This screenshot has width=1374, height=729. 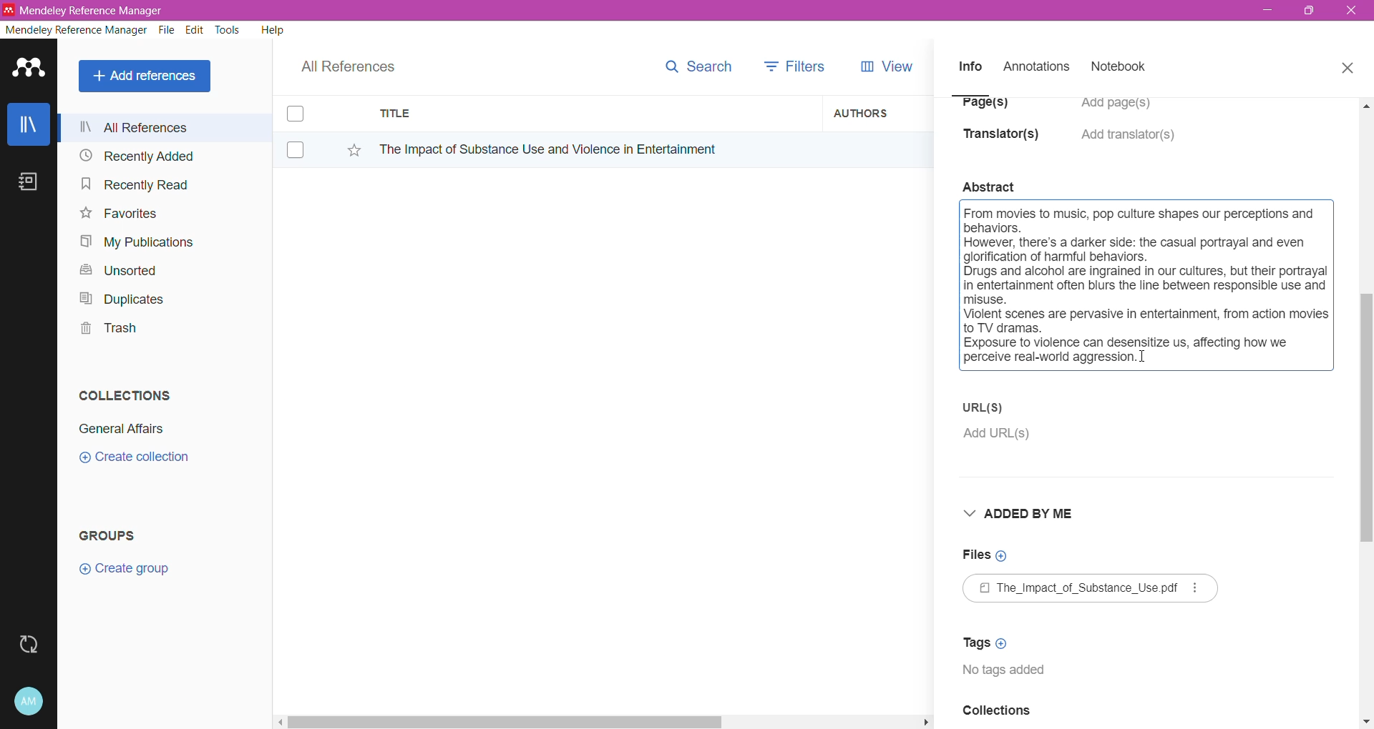 I want to click on Recently Added, so click(x=135, y=157).